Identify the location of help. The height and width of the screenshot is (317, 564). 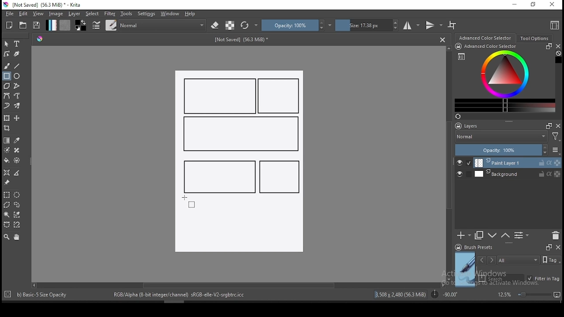
(192, 14).